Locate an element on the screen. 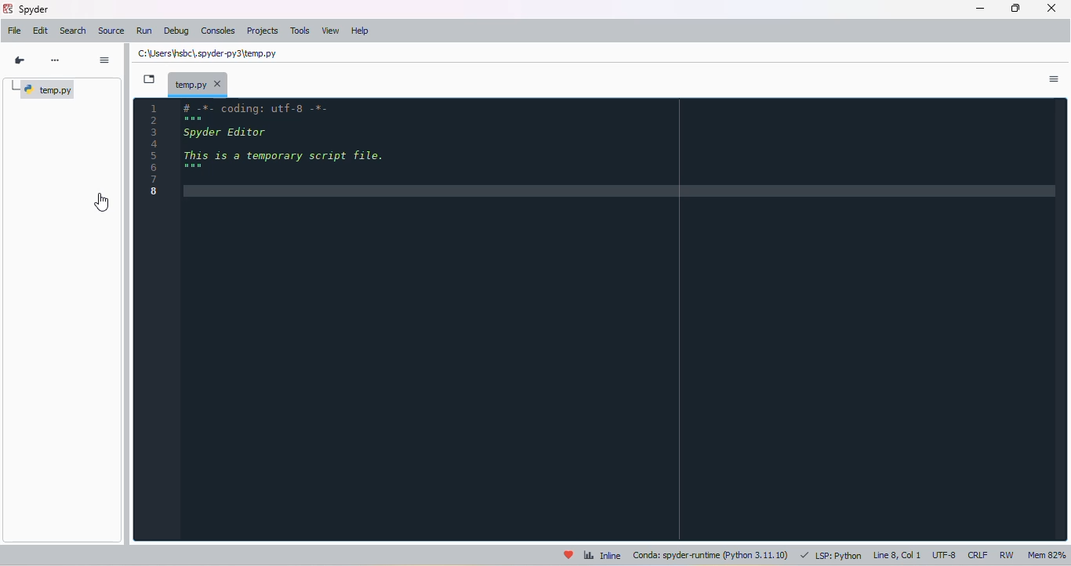 Image resolution: width=1071 pixels, height=566 pixels. help is located at coordinates (361, 31).